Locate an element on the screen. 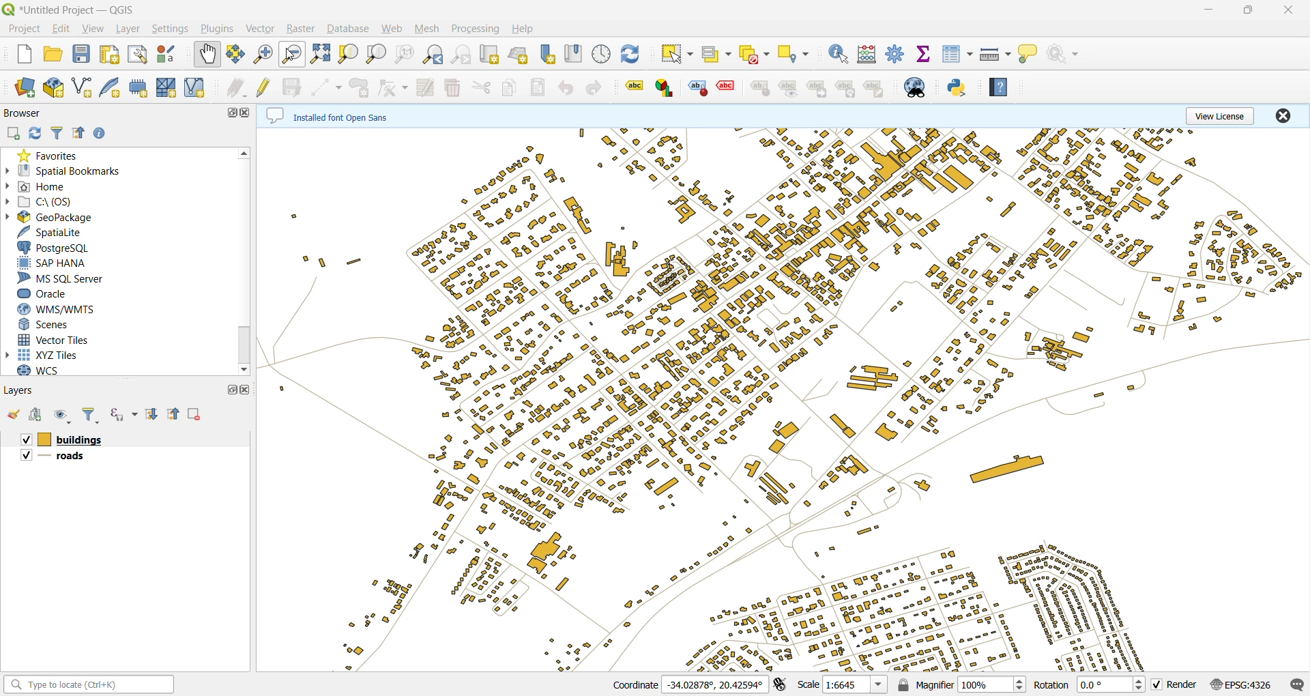 The image size is (1310, 696). vector is located at coordinates (263, 31).